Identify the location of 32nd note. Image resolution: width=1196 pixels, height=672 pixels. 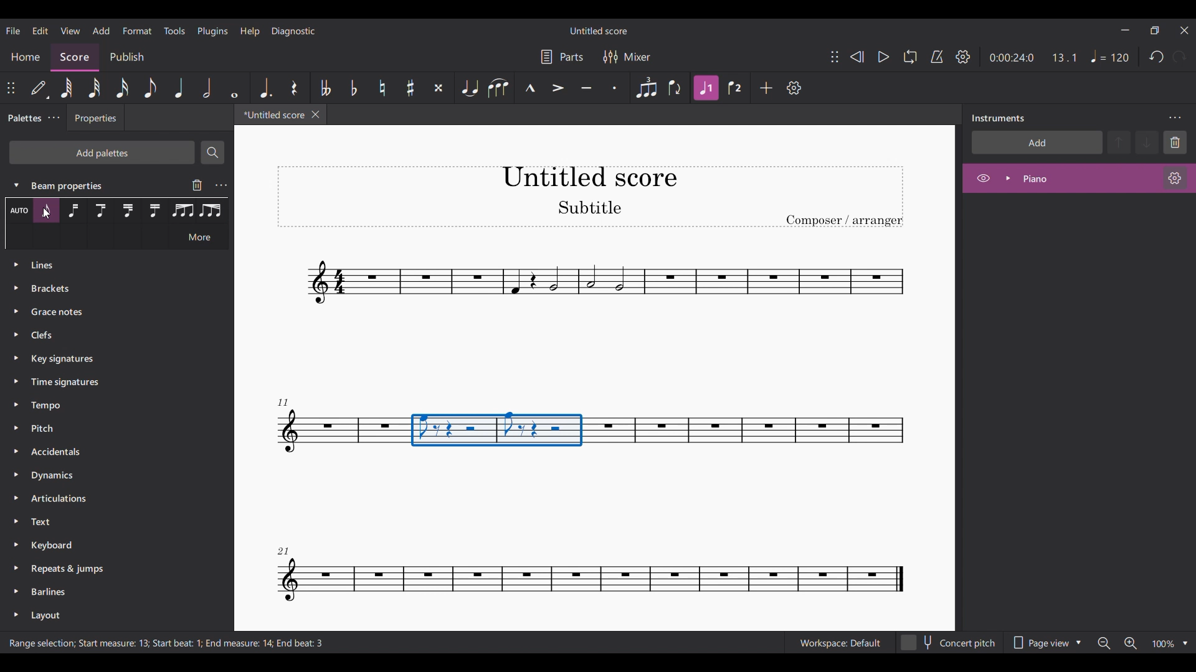
(94, 88).